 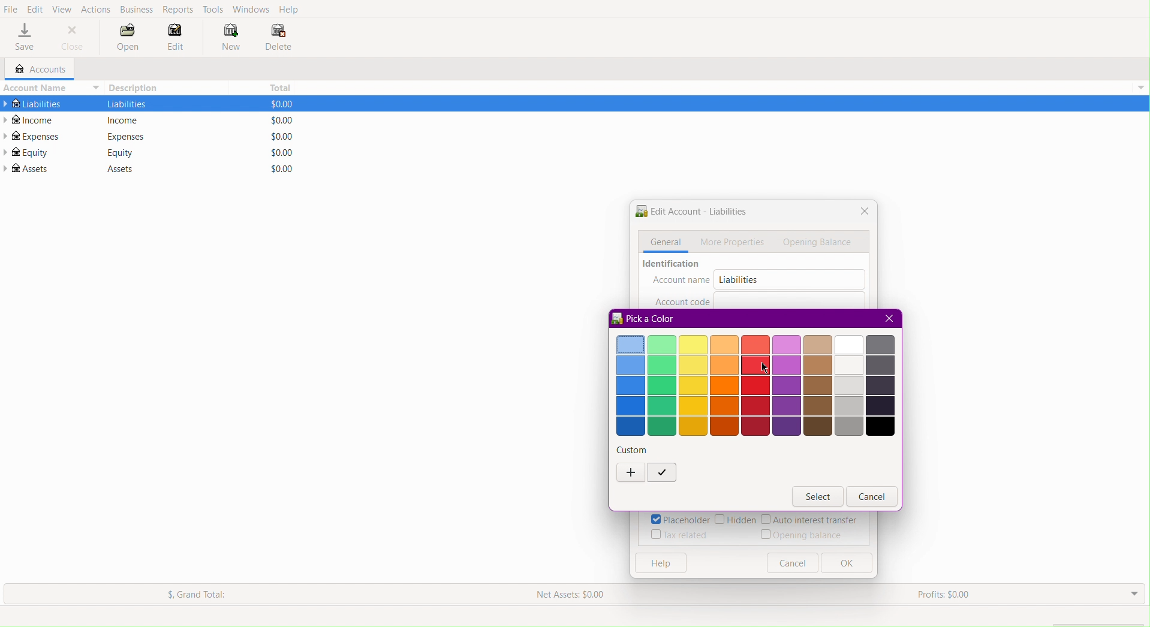 I want to click on liabilities, so click(x=127, y=104).